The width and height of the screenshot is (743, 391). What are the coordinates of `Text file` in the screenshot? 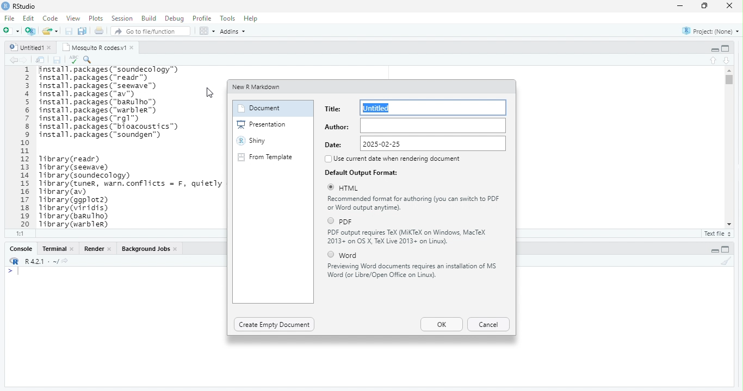 It's located at (719, 234).